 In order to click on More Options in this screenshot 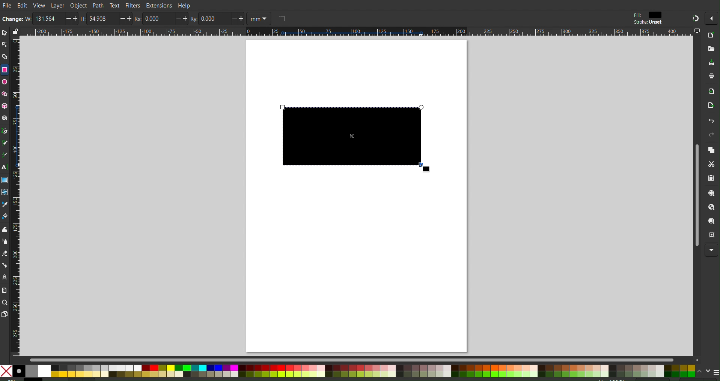, I will do `click(711, 18)`.